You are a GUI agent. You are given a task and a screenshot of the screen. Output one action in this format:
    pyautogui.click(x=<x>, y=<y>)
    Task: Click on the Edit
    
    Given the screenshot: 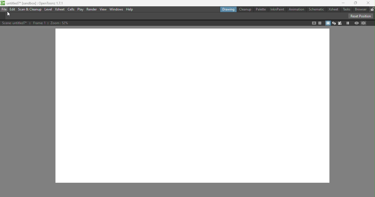 What is the action you would take?
    pyautogui.click(x=13, y=10)
    